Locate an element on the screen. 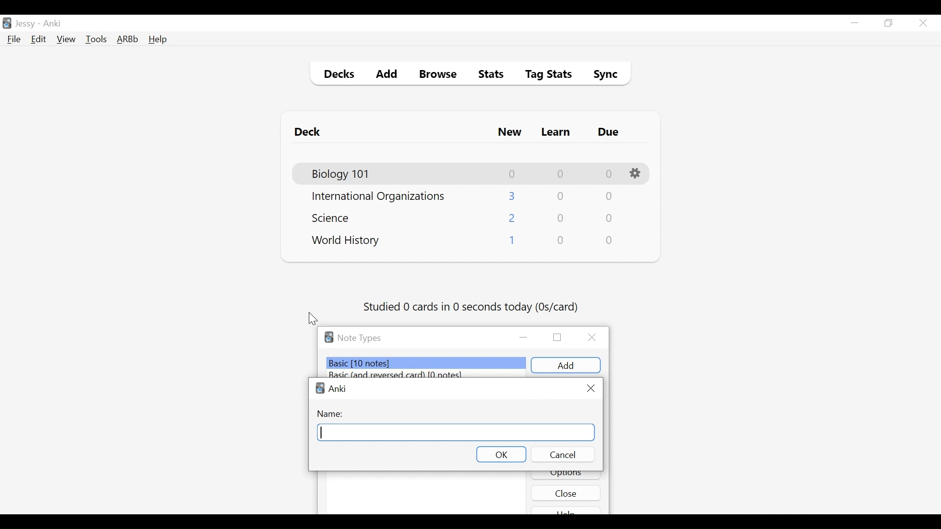 The image size is (941, 529). New Card Count is located at coordinates (513, 196).